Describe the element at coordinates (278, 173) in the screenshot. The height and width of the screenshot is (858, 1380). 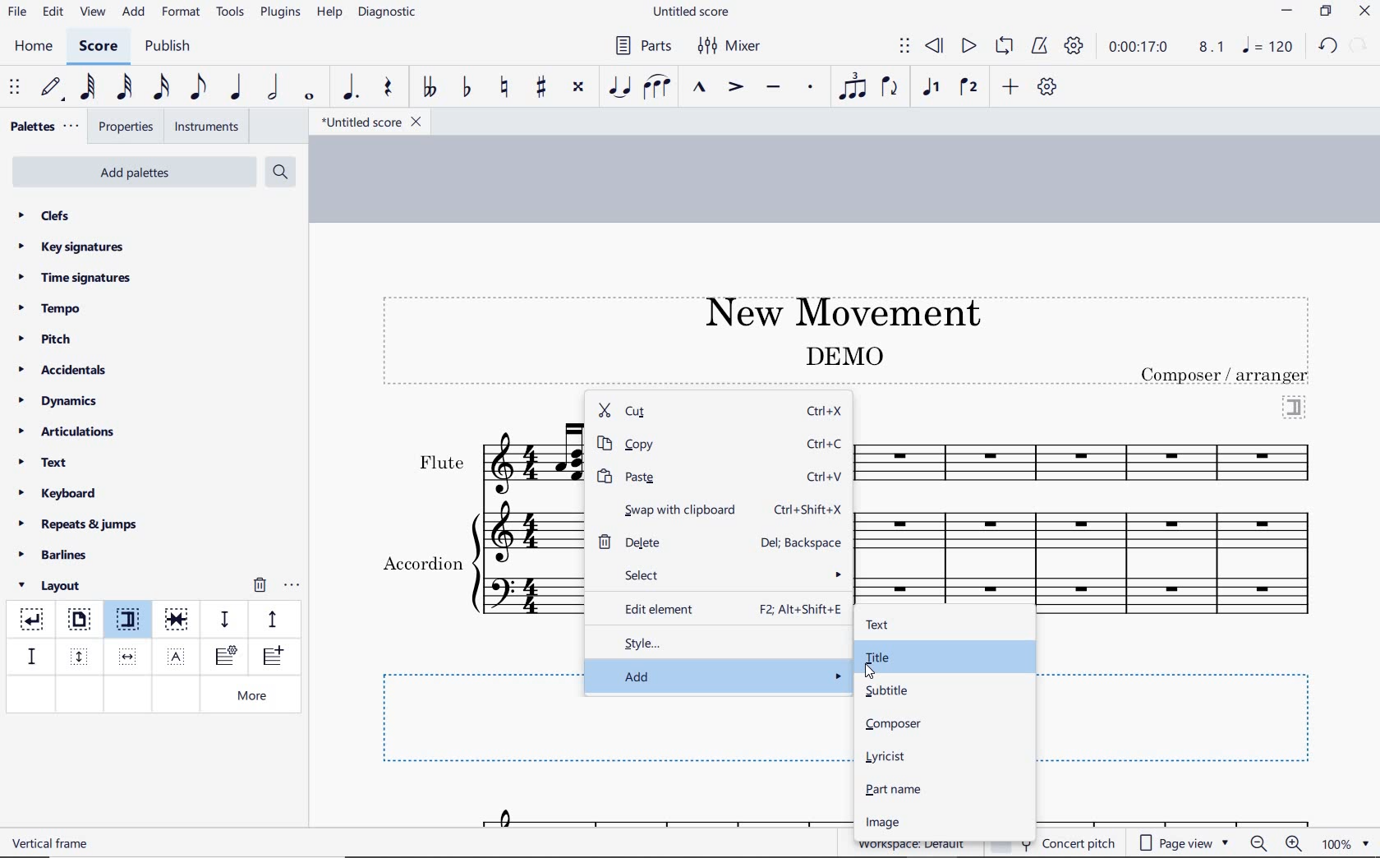
I see `search palettes` at that location.